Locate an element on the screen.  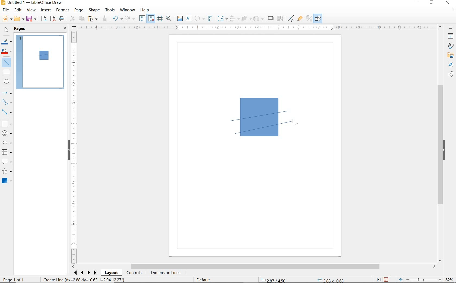
ZOOM FACTOR is located at coordinates (449, 280).